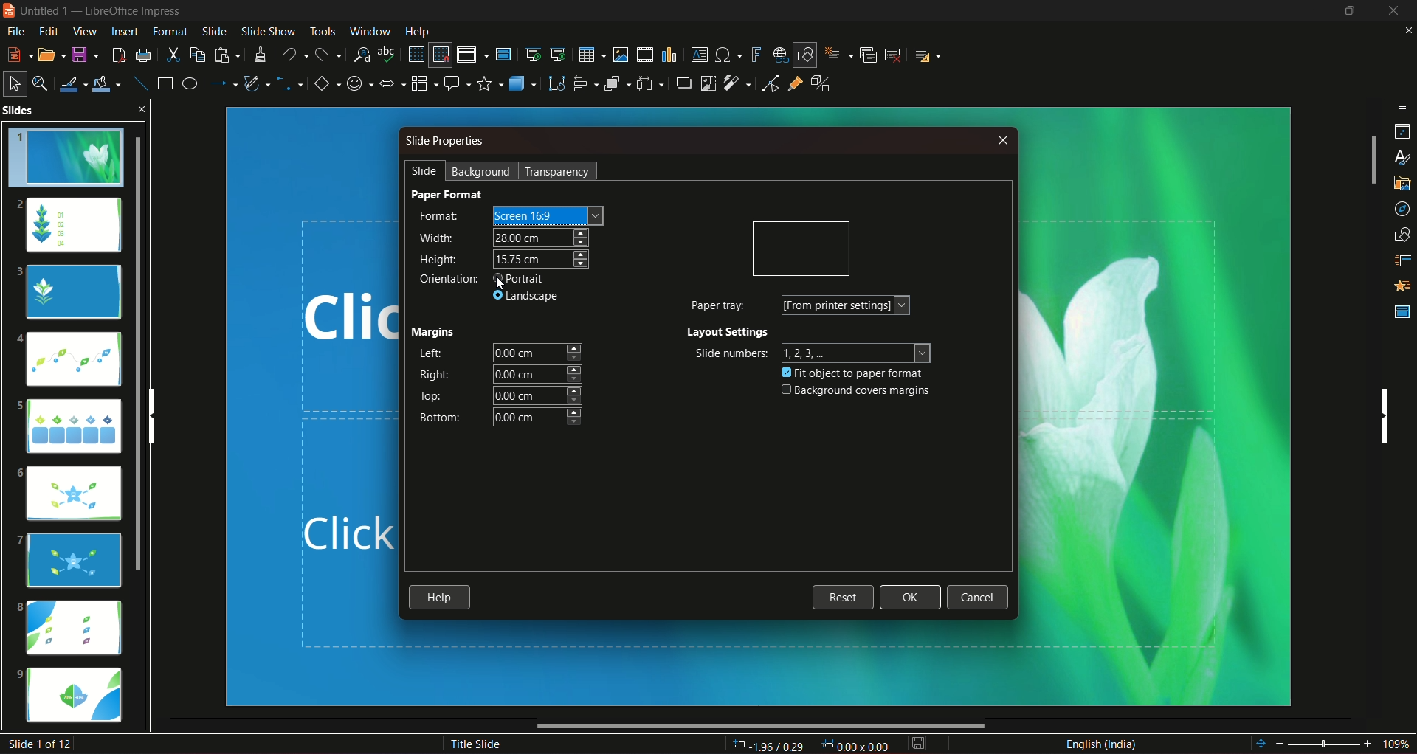 Image resolution: width=1417 pixels, height=754 pixels. What do you see at coordinates (807, 247) in the screenshot?
I see `orientation` at bounding box center [807, 247].